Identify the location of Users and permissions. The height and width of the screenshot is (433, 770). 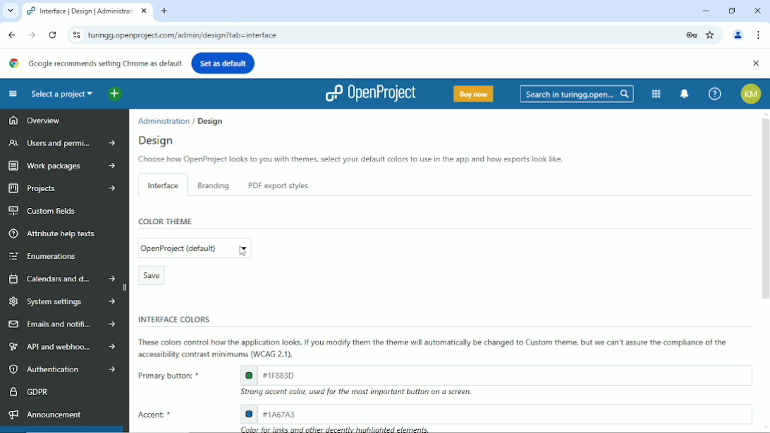
(59, 144).